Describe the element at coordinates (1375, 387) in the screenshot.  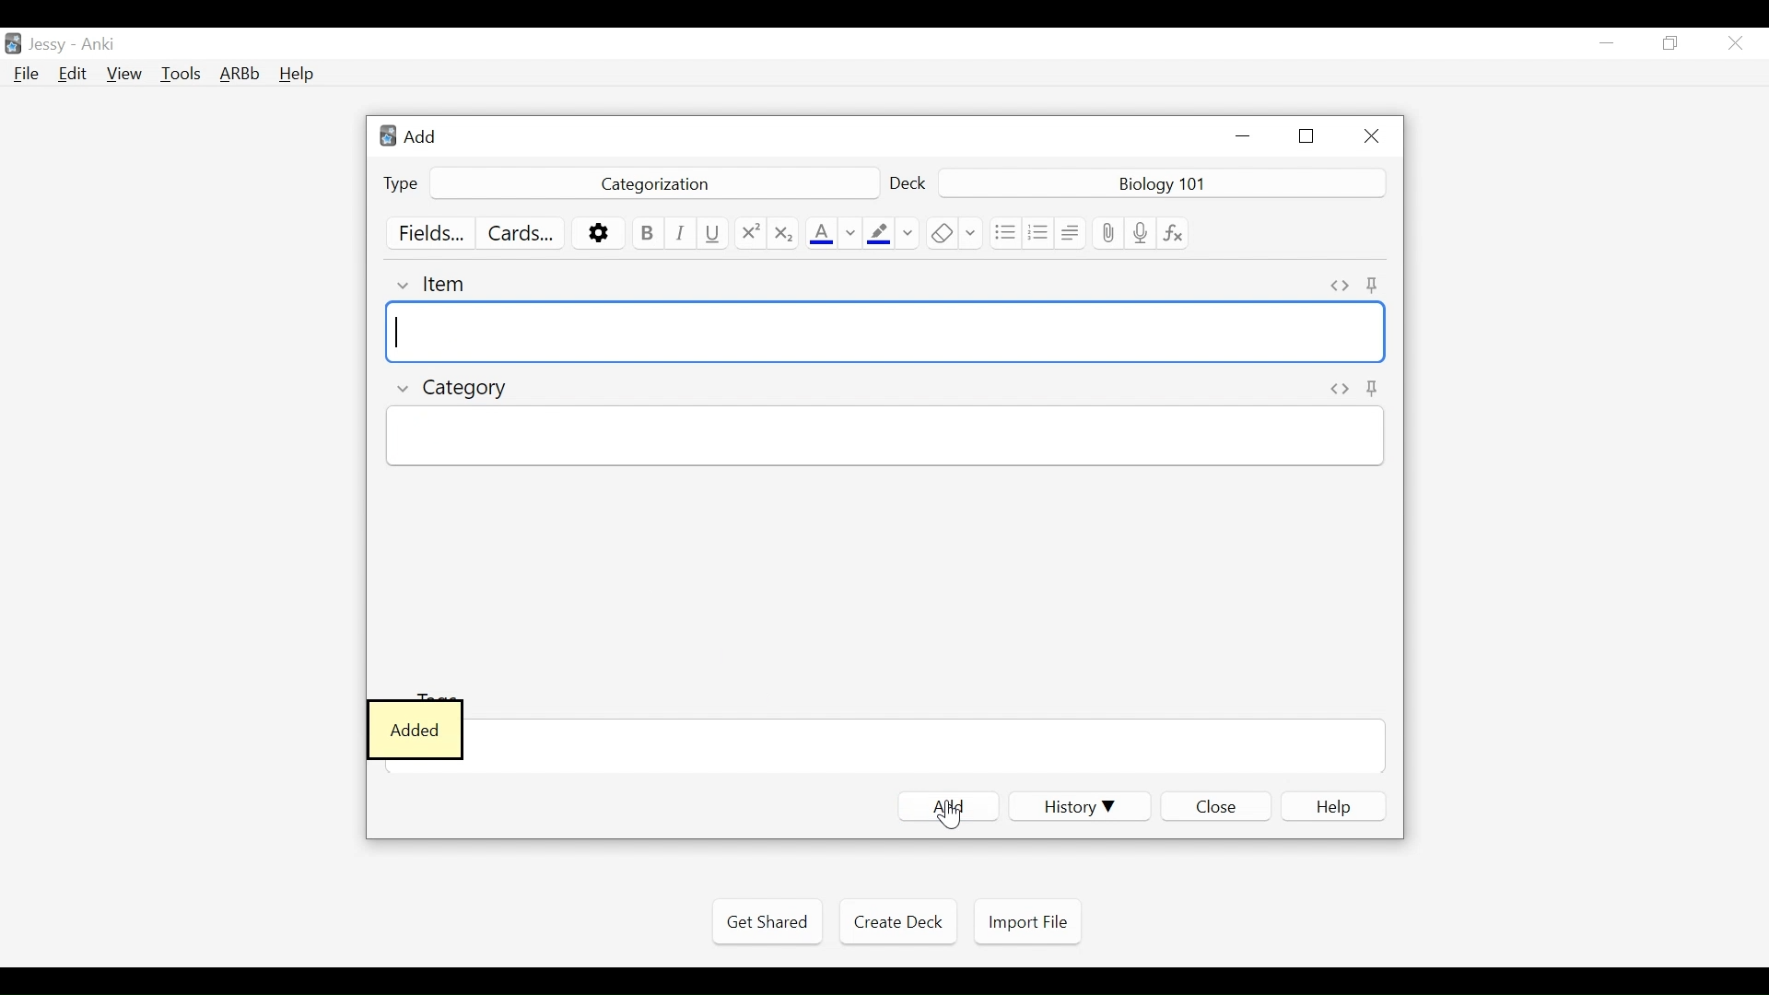
I see `Toggle sticky` at that location.